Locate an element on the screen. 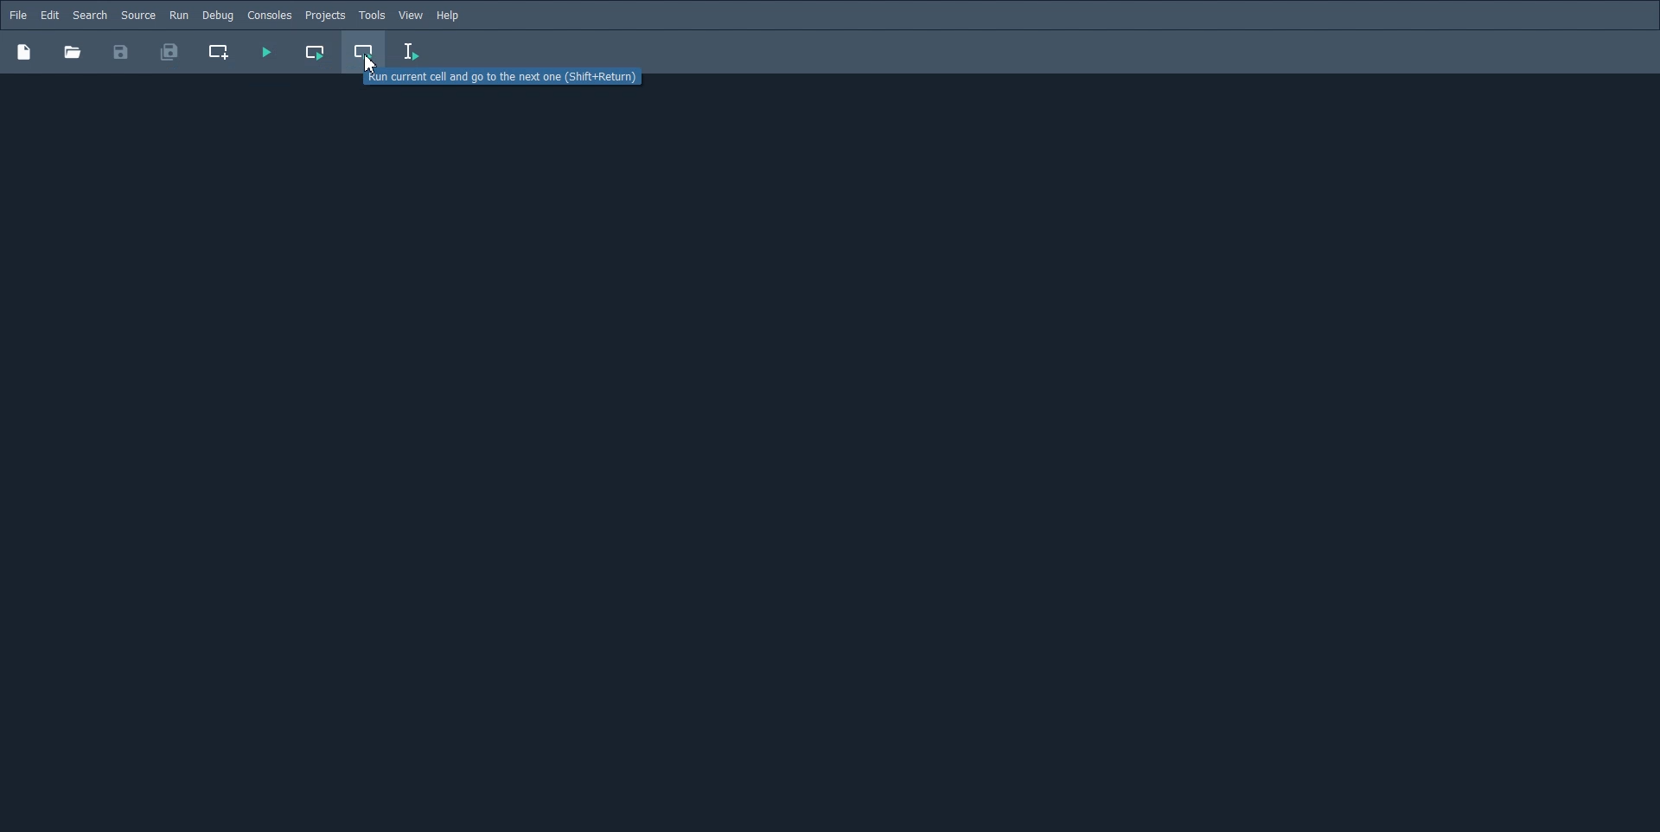 This screenshot has width=1660, height=832. Debug is located at coordinates (217, 15).